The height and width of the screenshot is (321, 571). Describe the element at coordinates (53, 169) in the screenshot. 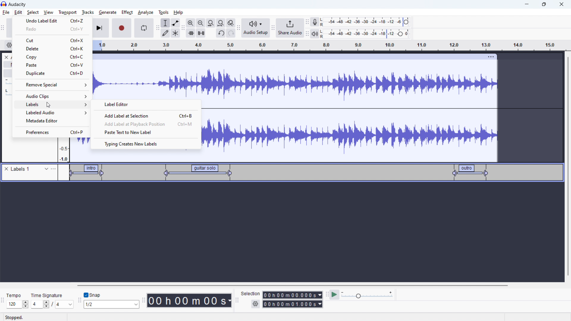

I see `labels options` at that location.